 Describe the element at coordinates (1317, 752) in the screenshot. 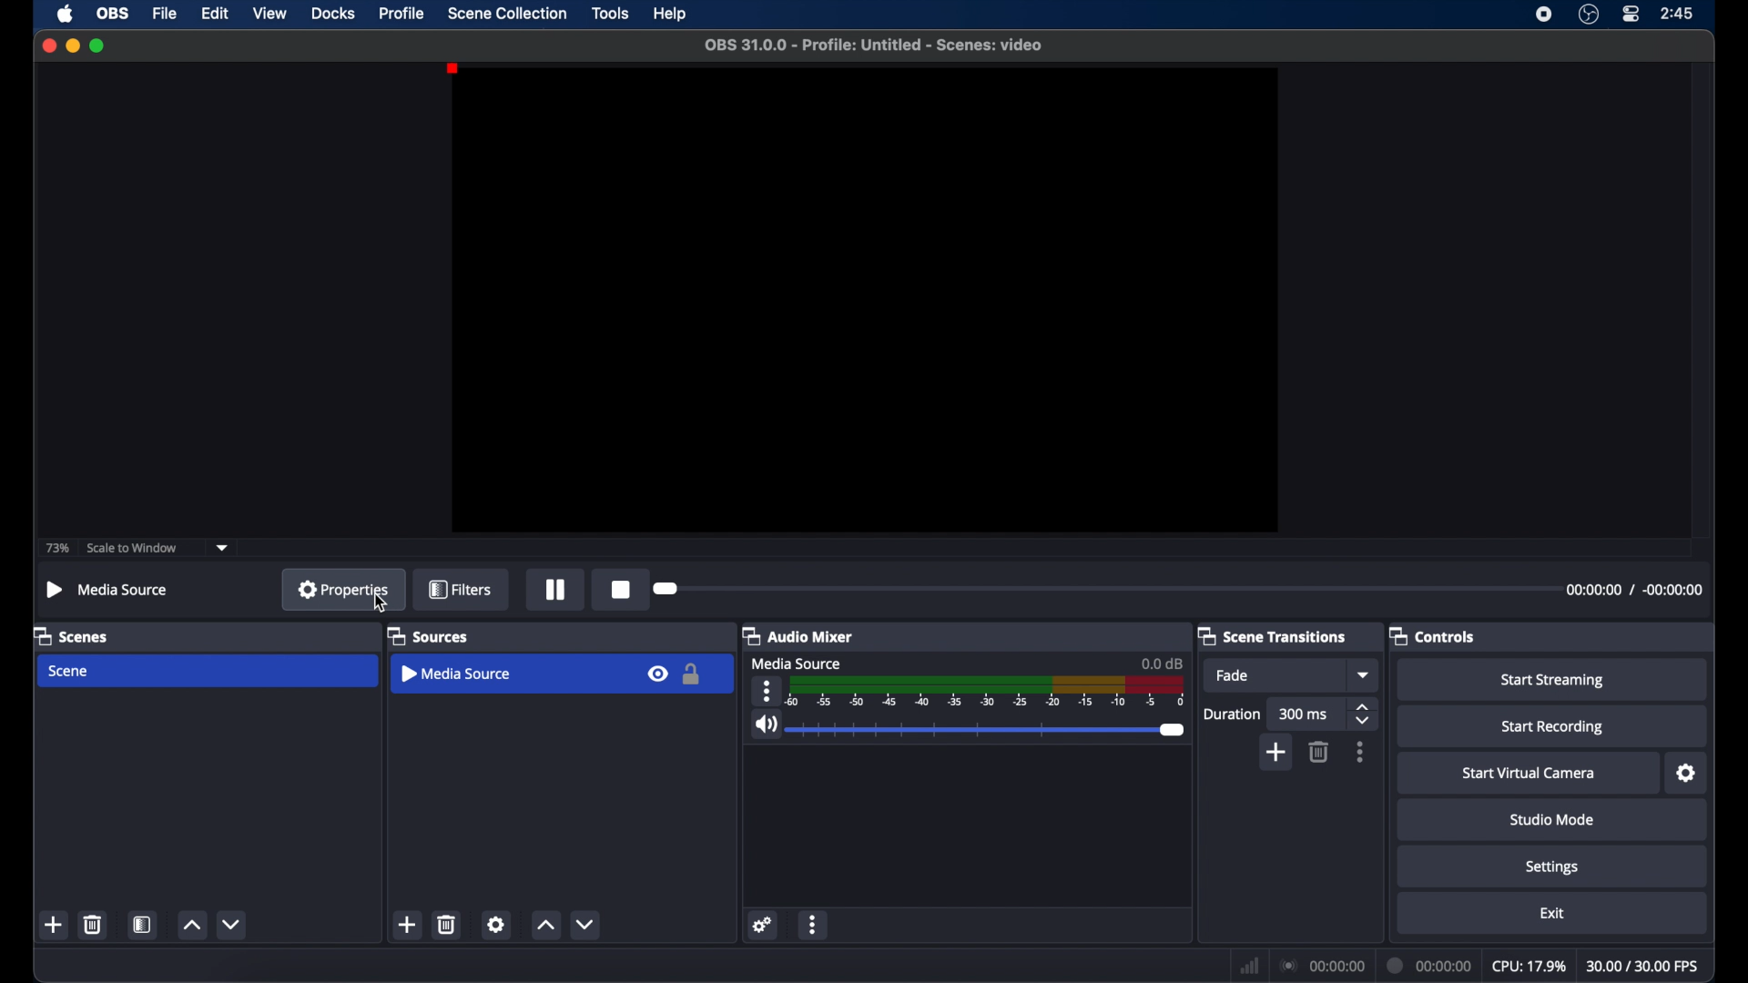

I see `delete` at that location.